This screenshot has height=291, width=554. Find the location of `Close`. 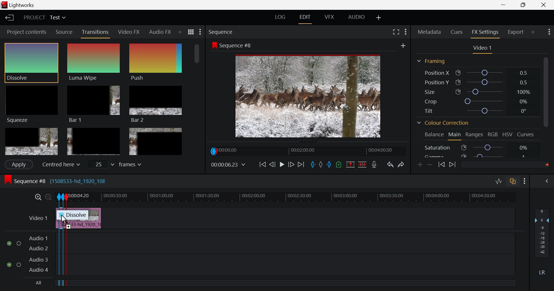

Close is located at coordinates (542, 5).